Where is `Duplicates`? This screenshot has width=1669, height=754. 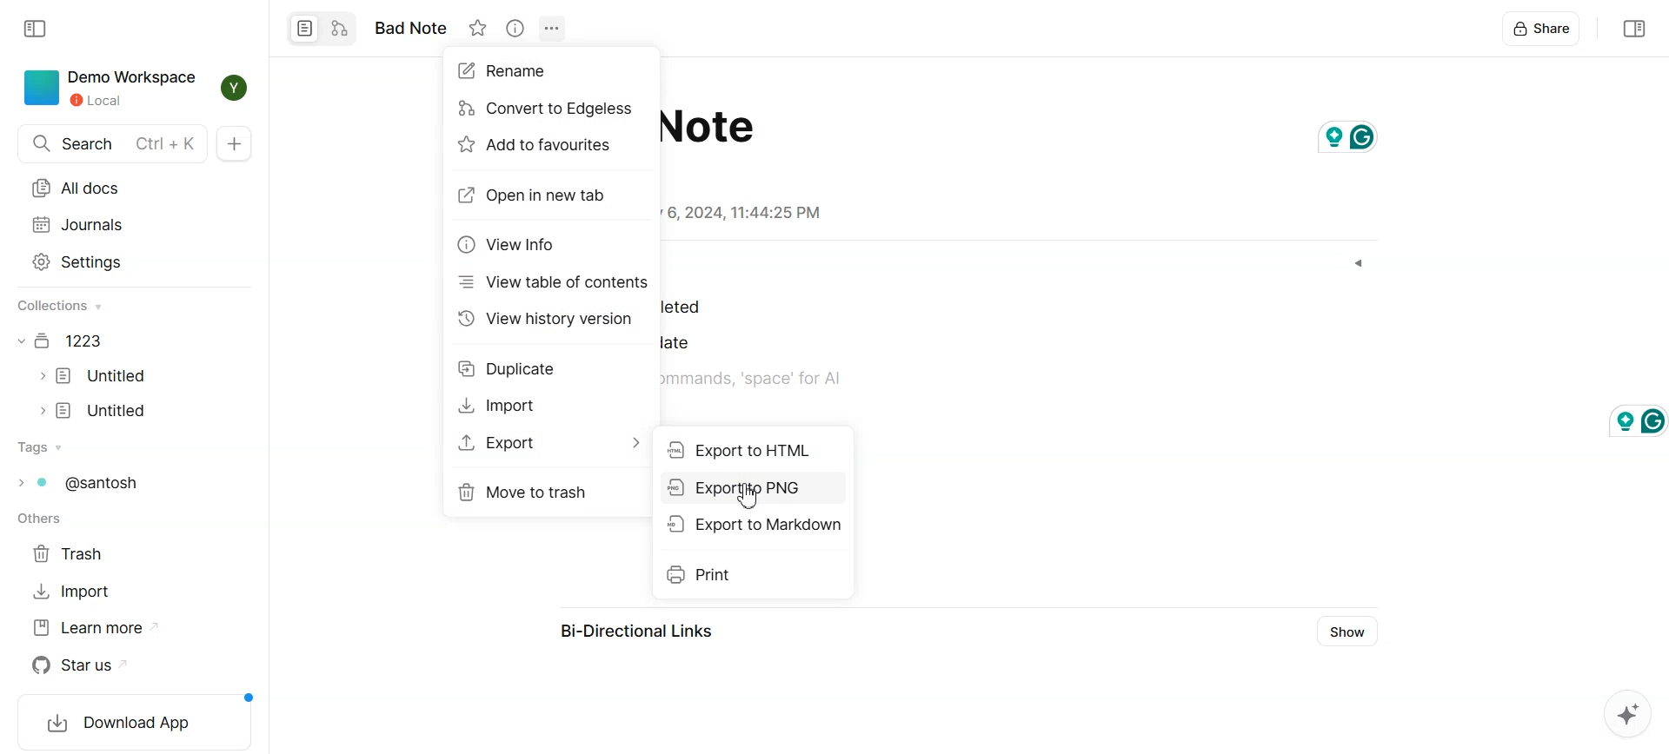 Duplicates is located at coordinates (513, 371).